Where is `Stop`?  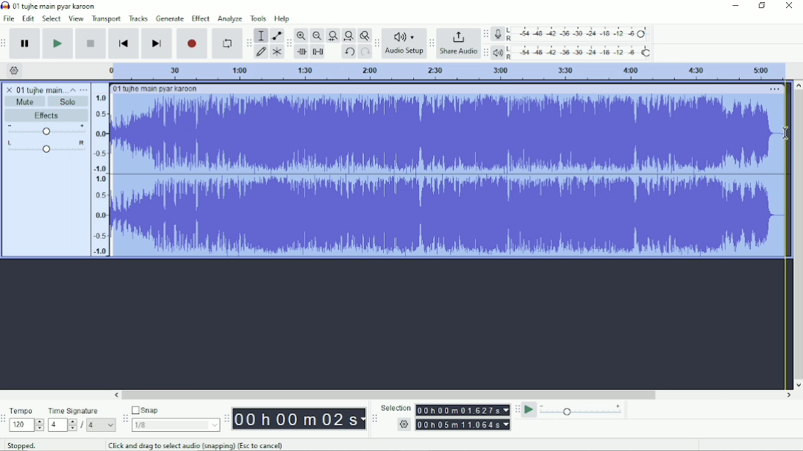
Stop is located at coordinates (91, 44).